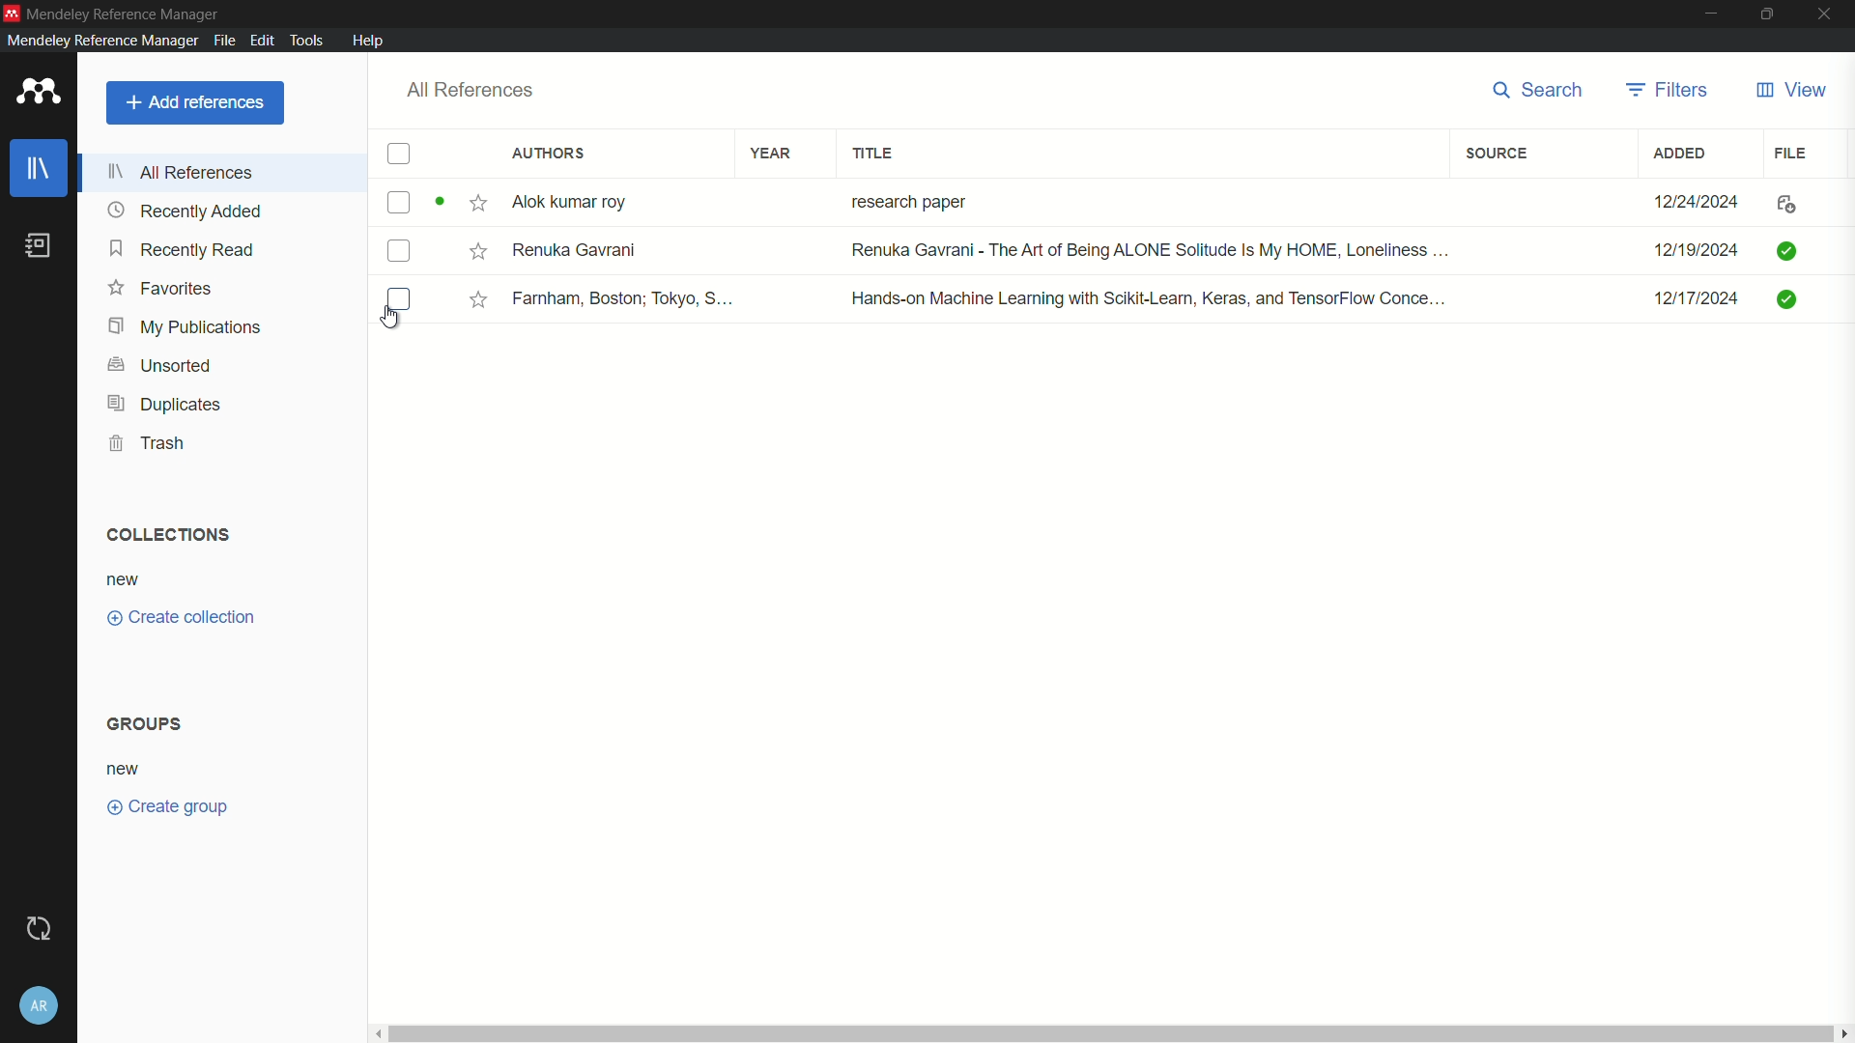 This screenshot has width=1855, height=1043. What do you see at coordinates (480, 201) in the screenshot?
I see `Mark it star` at bounding box center [480, 201].